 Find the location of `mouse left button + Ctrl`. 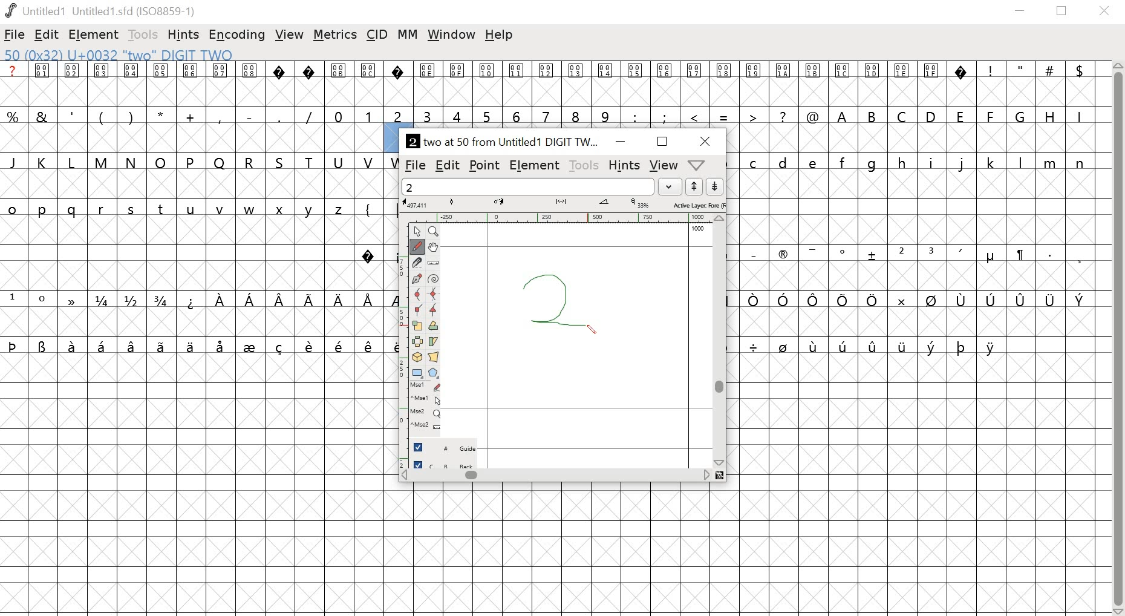

mouse left button + Ctrl is located at coordinates (428, 401).